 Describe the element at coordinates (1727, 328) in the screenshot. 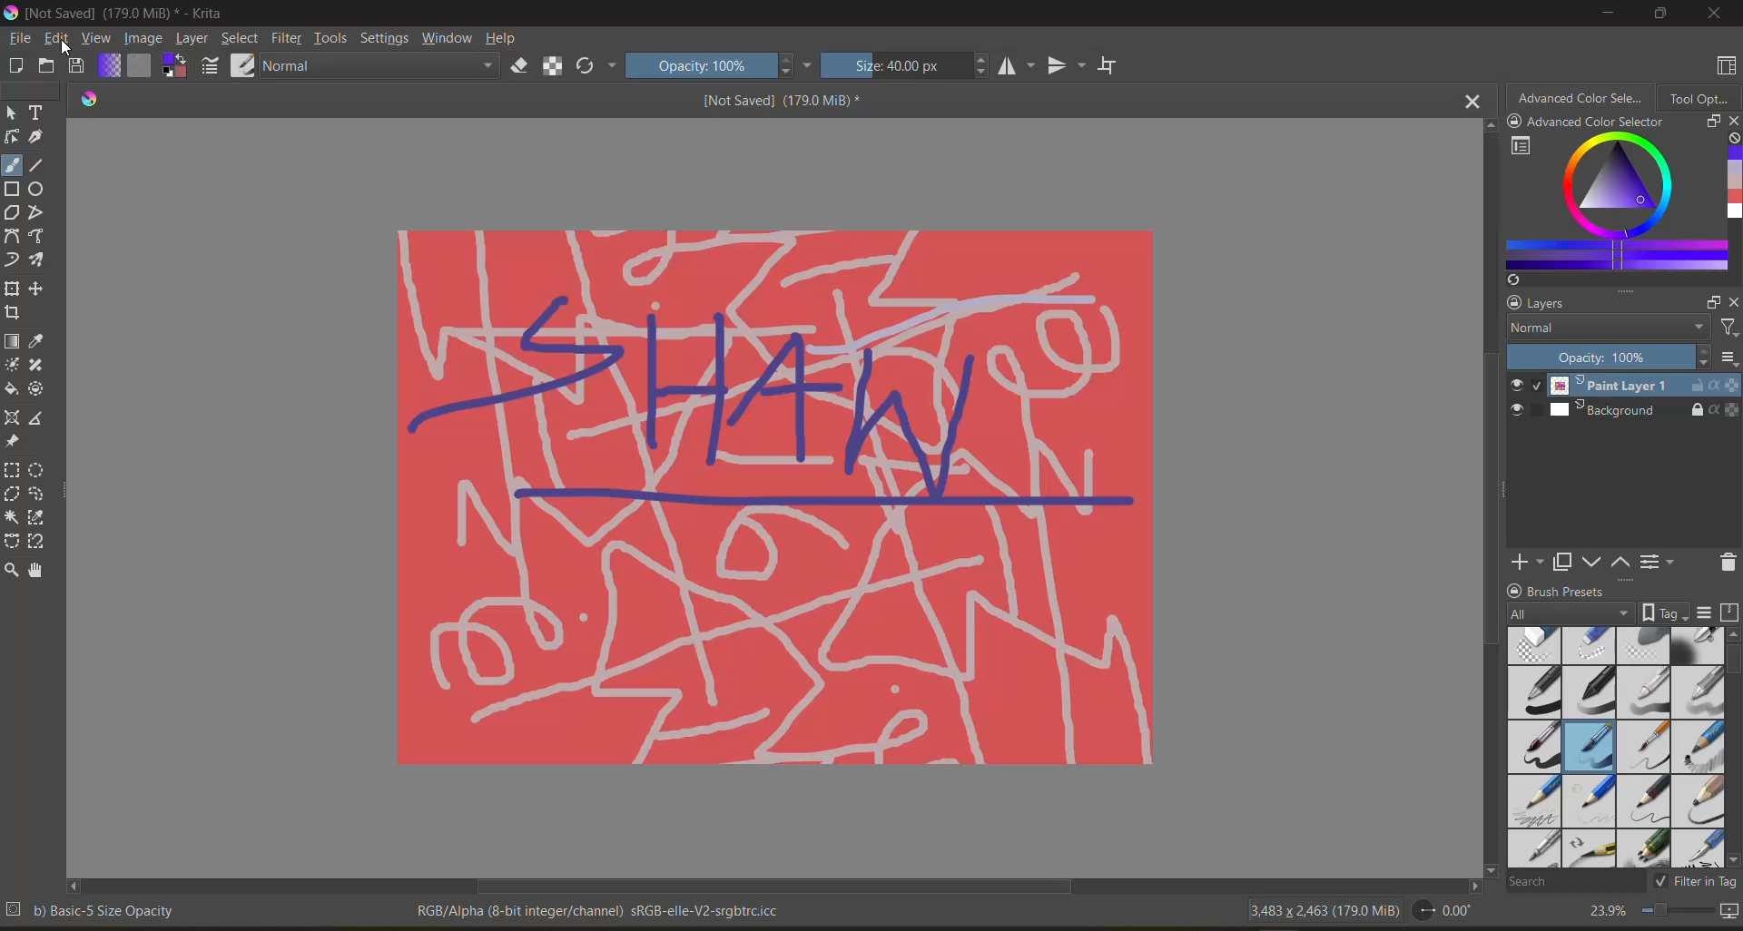

I see `filters` at that location.